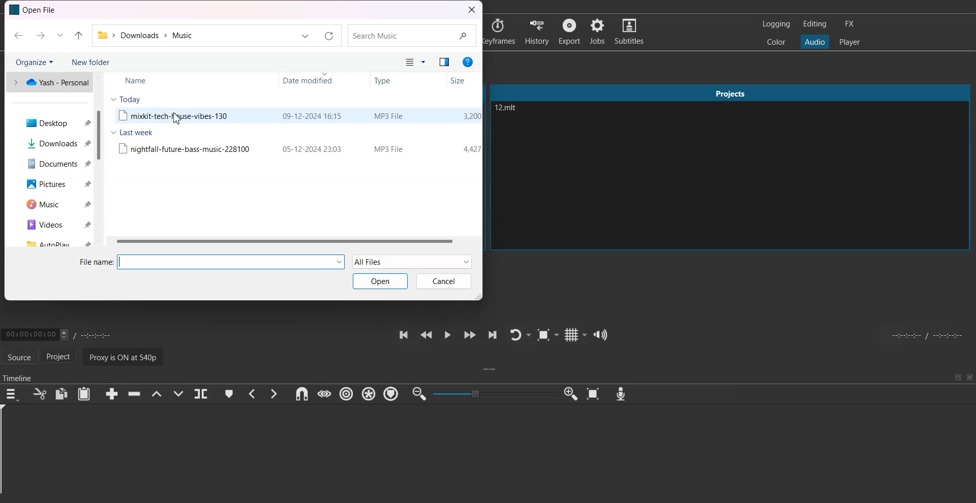 The height and width of the screenshot is (503, 976). What do you see at coordinates (297, 148) in the screenshot?
I see `File` at bounding box center [297, 148].